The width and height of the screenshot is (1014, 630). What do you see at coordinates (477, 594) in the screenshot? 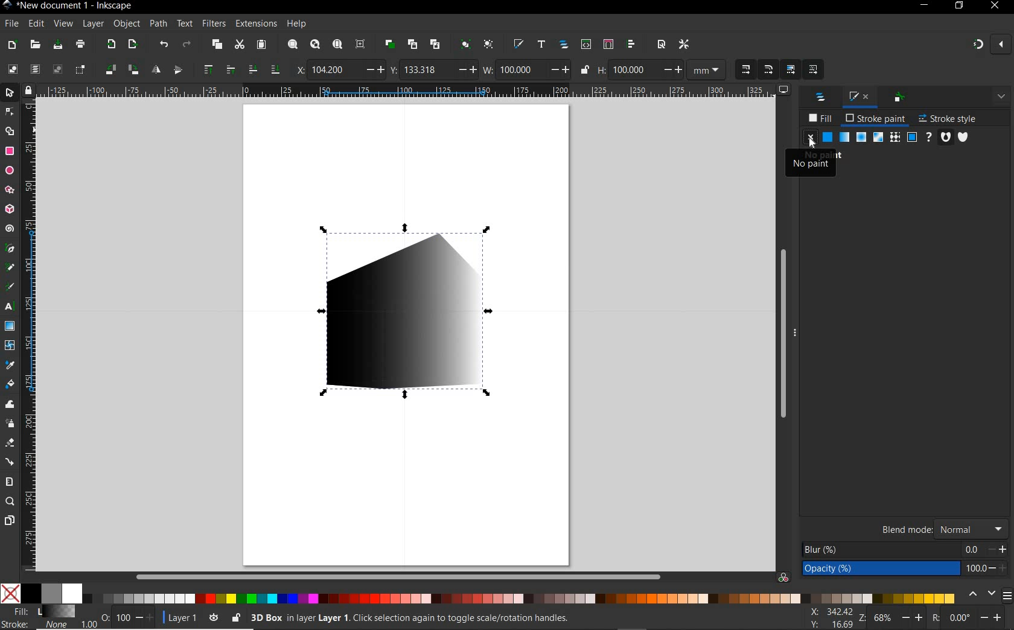
I see `COLOR MODE` at bounding box center [477, 594].